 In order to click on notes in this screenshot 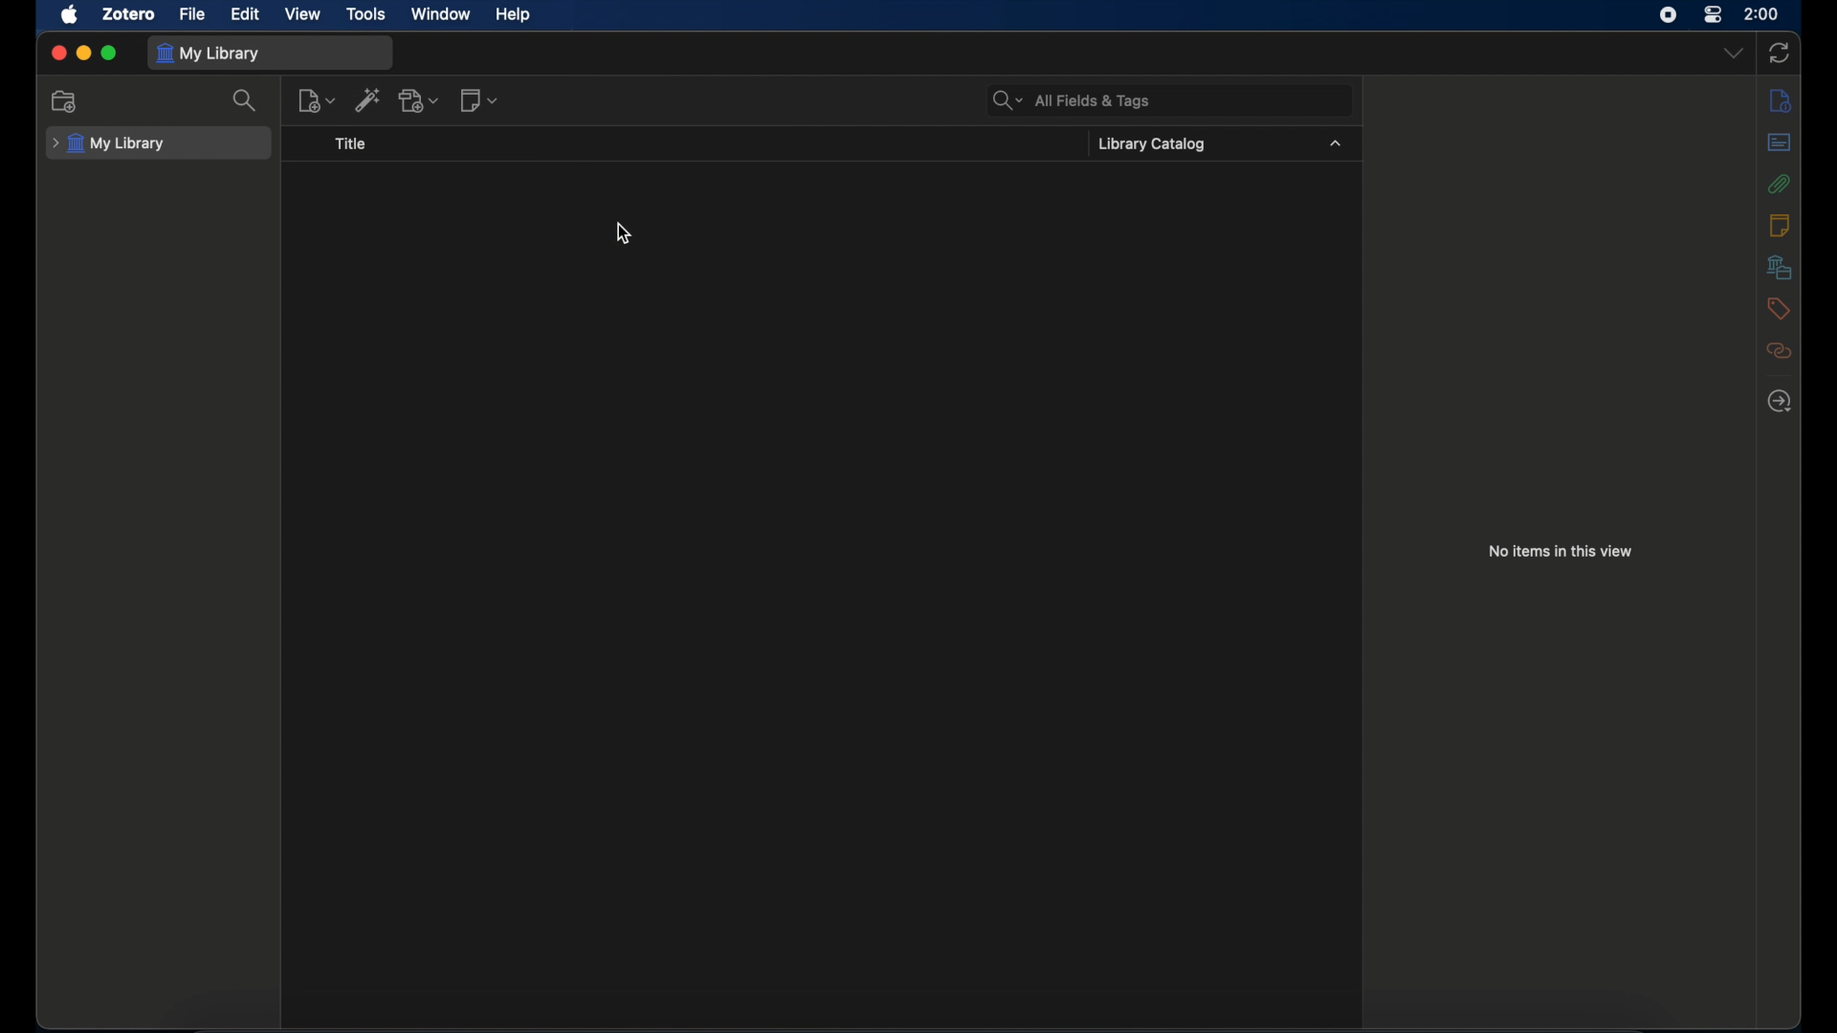, I will do `click(1781, 226)`.